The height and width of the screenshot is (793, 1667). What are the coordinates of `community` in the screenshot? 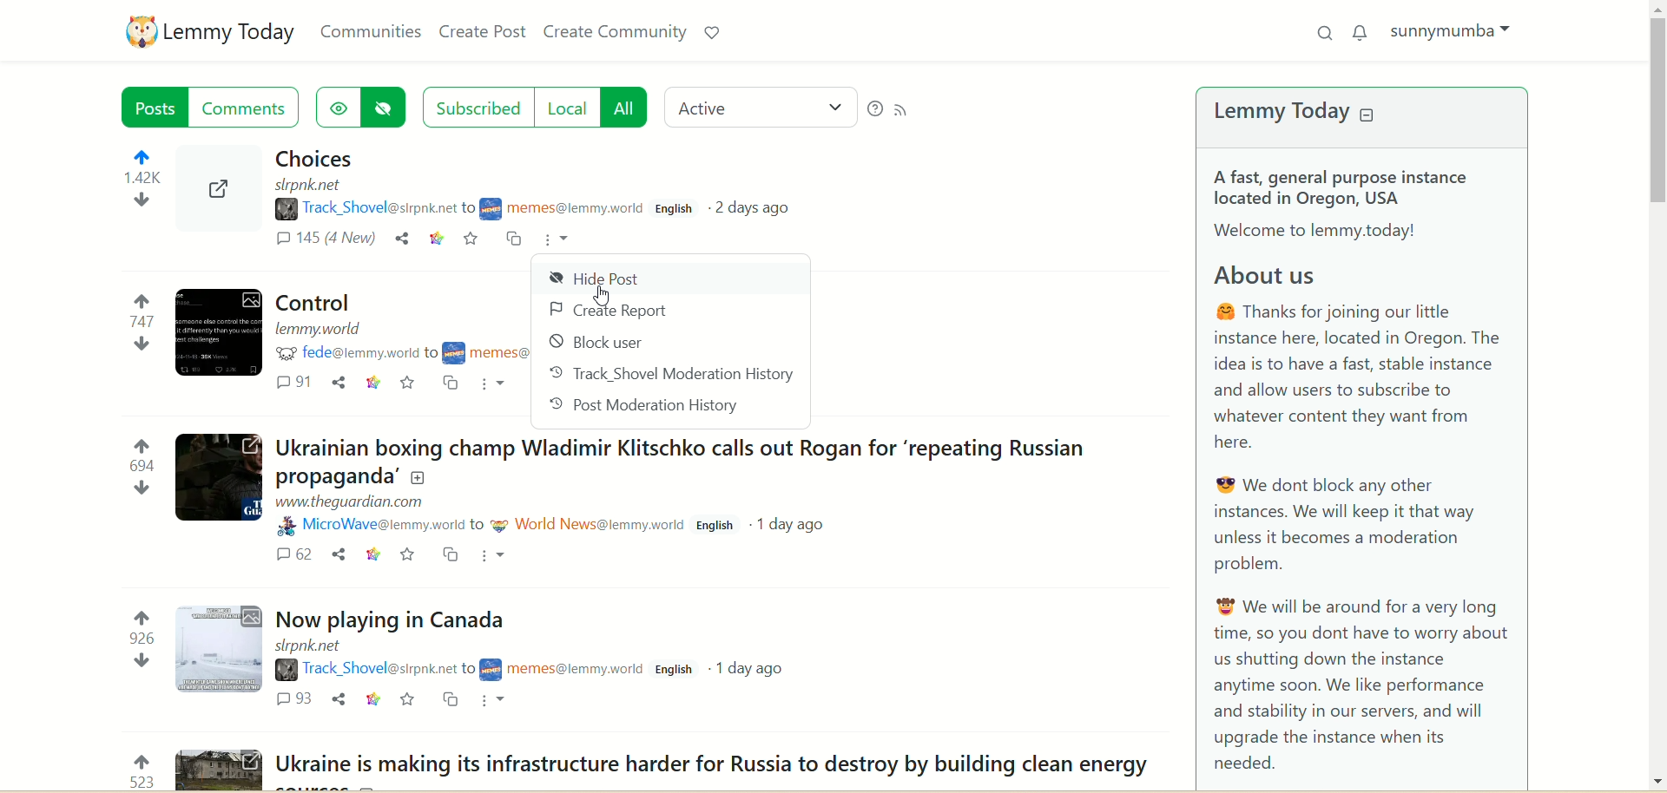 It's located at (564, 672).